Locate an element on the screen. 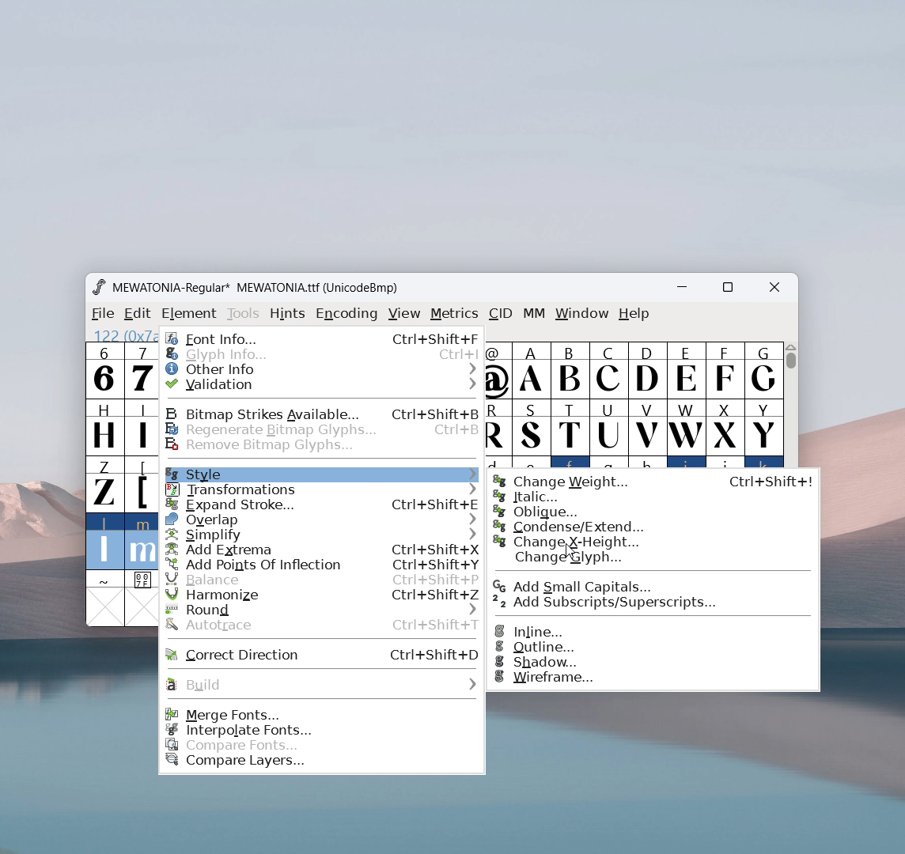  italic is located at coordinates (653, 497).